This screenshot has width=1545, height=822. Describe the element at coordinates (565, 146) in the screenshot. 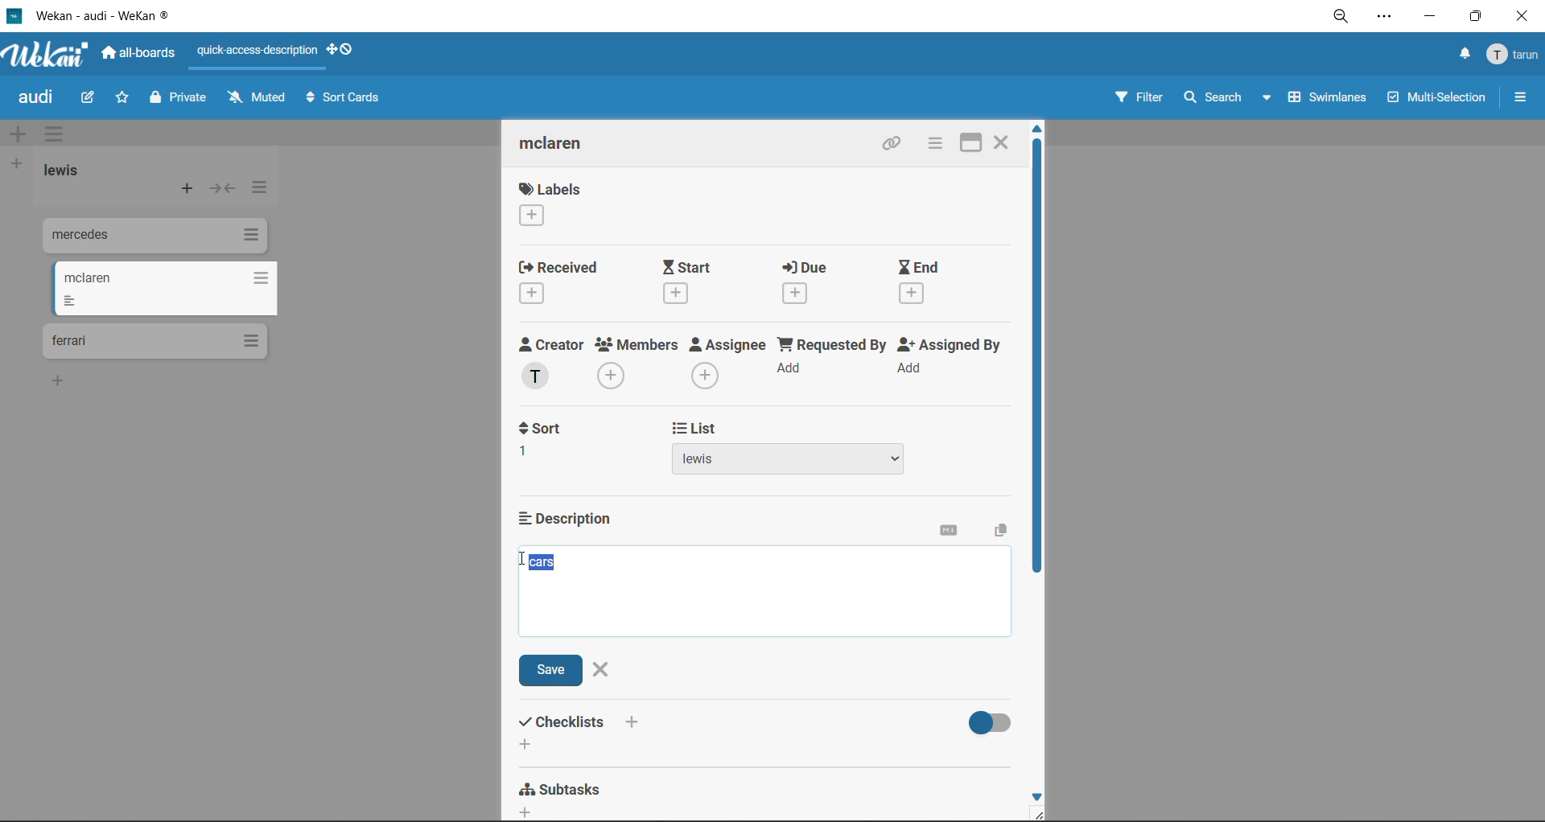

I see `card title` at that location.